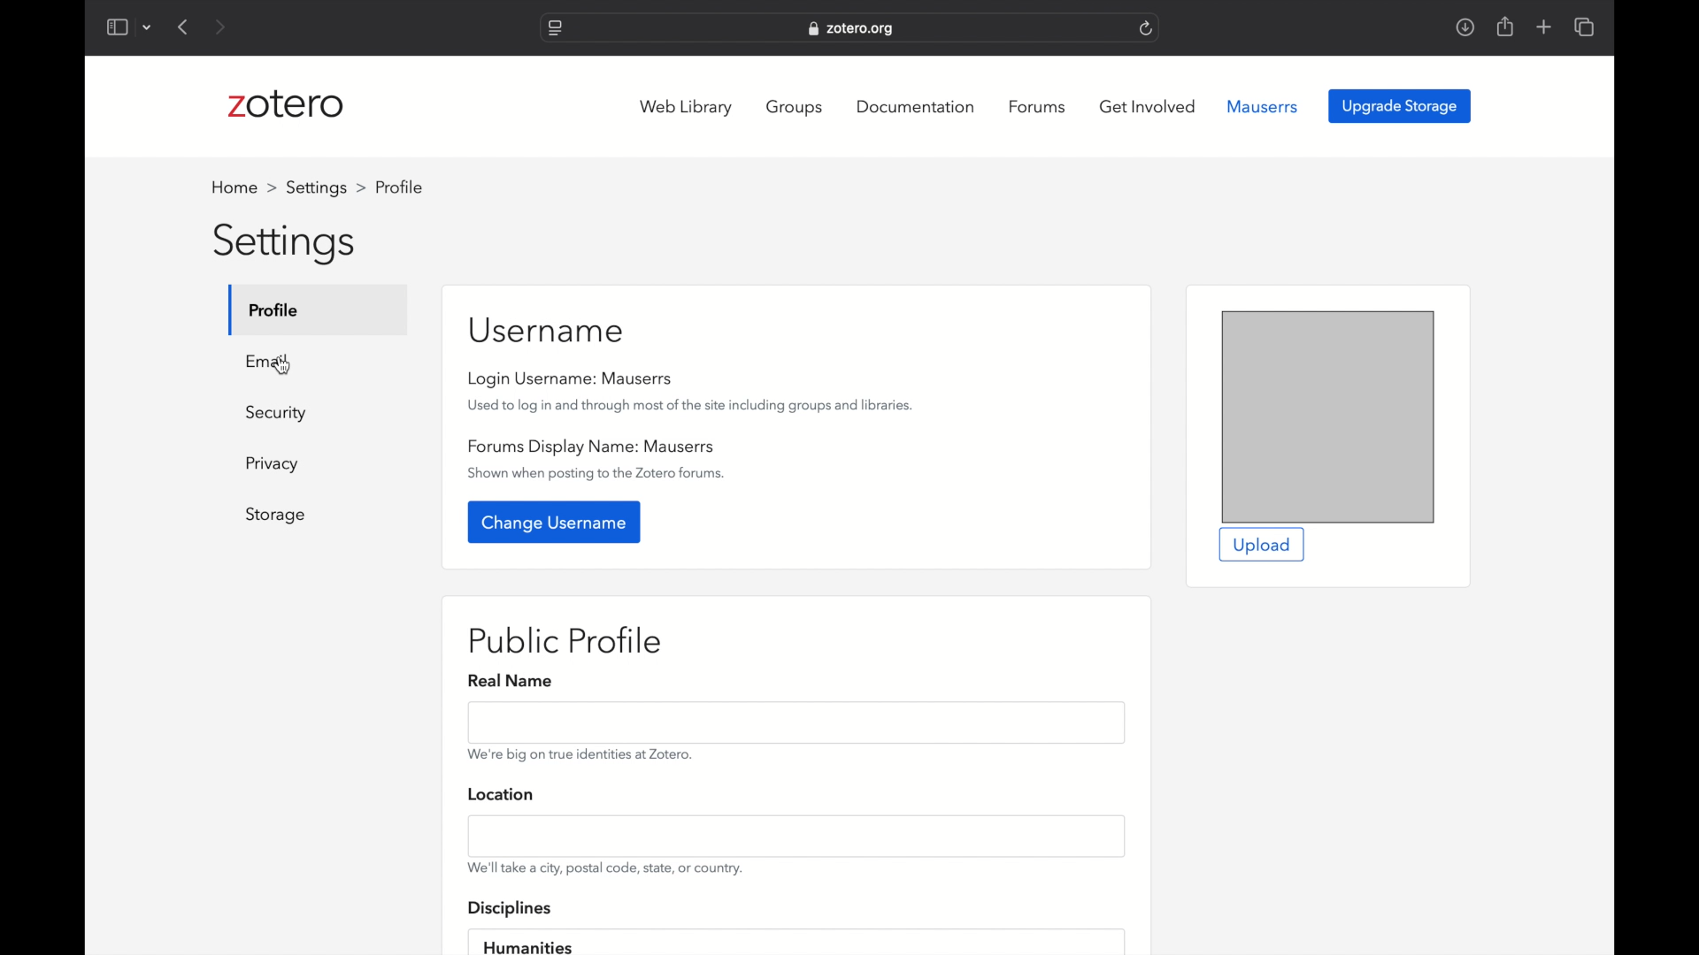  What do you see at coordinates (326, 187) in the screenshot?
I see `settings` at bounding box center [326, 187].